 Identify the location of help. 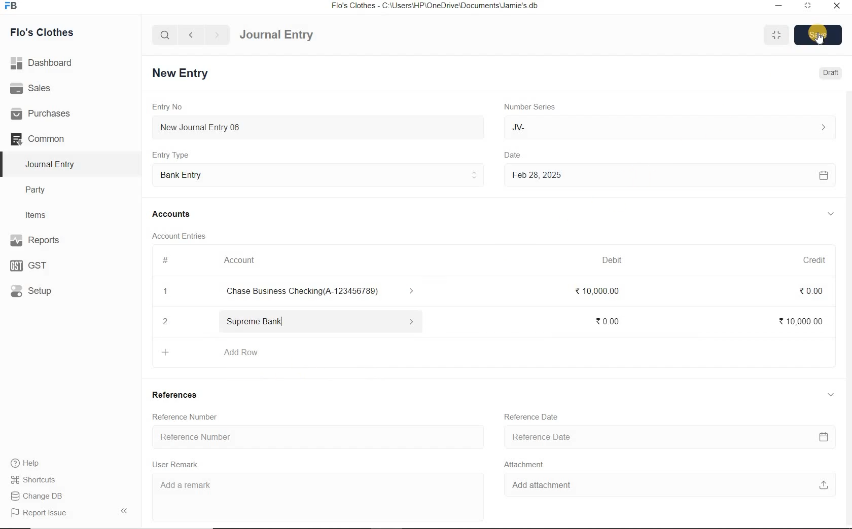
(25, 463).